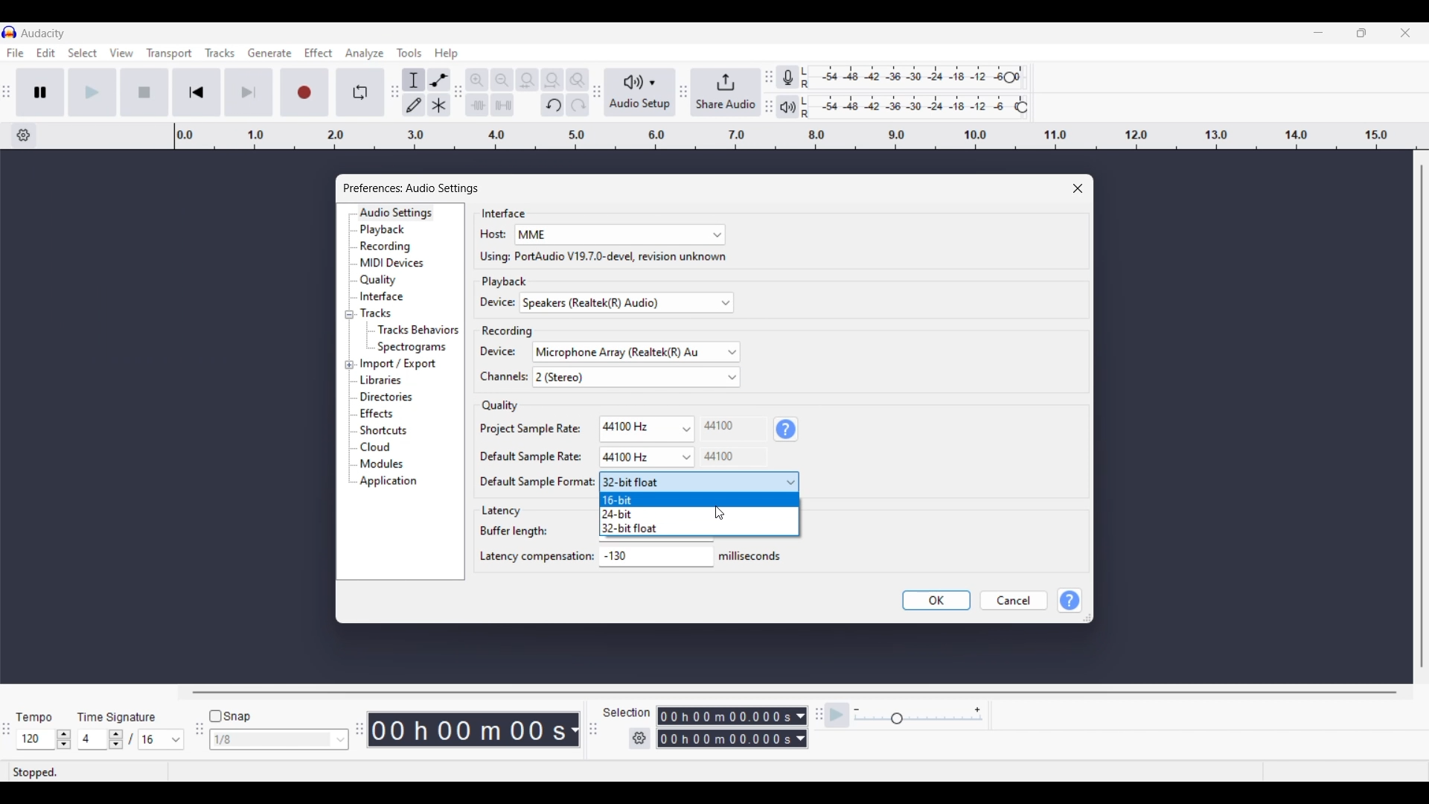  Describe the element at coordinates (394, 431) in the screenshot. I see `Shortcuts` at that location.